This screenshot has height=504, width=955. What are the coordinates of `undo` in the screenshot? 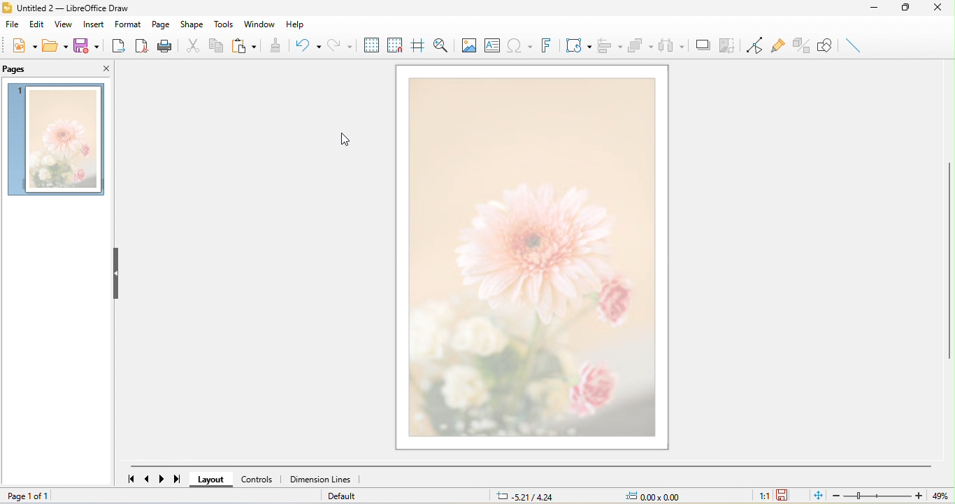 It's located at (304, 45).